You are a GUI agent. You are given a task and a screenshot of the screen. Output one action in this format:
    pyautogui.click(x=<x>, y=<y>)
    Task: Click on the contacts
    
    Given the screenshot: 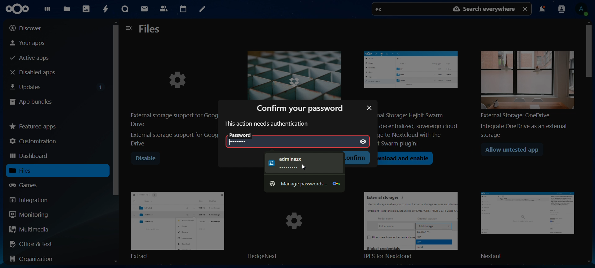 What is the action you would take?
    pyautogui.click(x=163, y=8)
    